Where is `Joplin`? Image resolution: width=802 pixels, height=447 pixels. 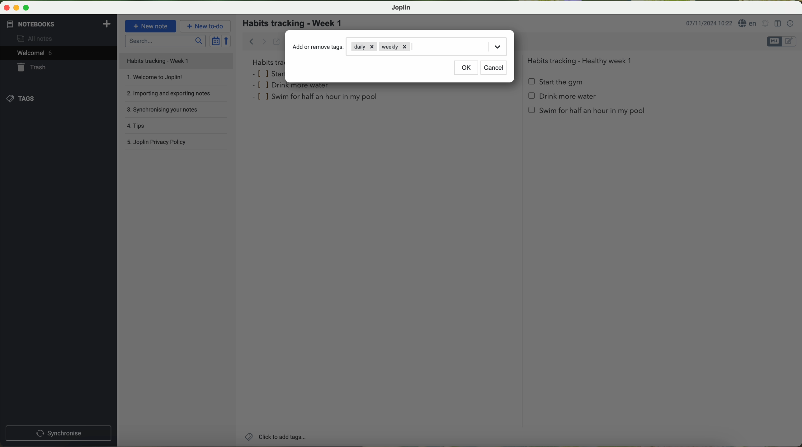
Joplin is located at coordinates (400, 8).